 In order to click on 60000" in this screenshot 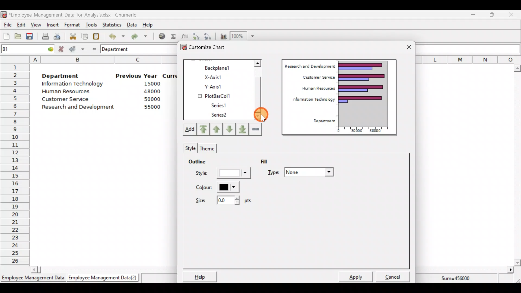, I will do `click(378, 131)`.